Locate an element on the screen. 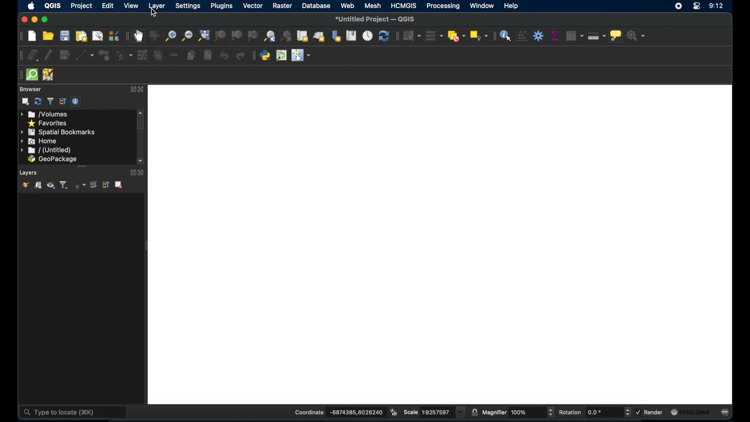  favorites is located at coordinates (48, 123).